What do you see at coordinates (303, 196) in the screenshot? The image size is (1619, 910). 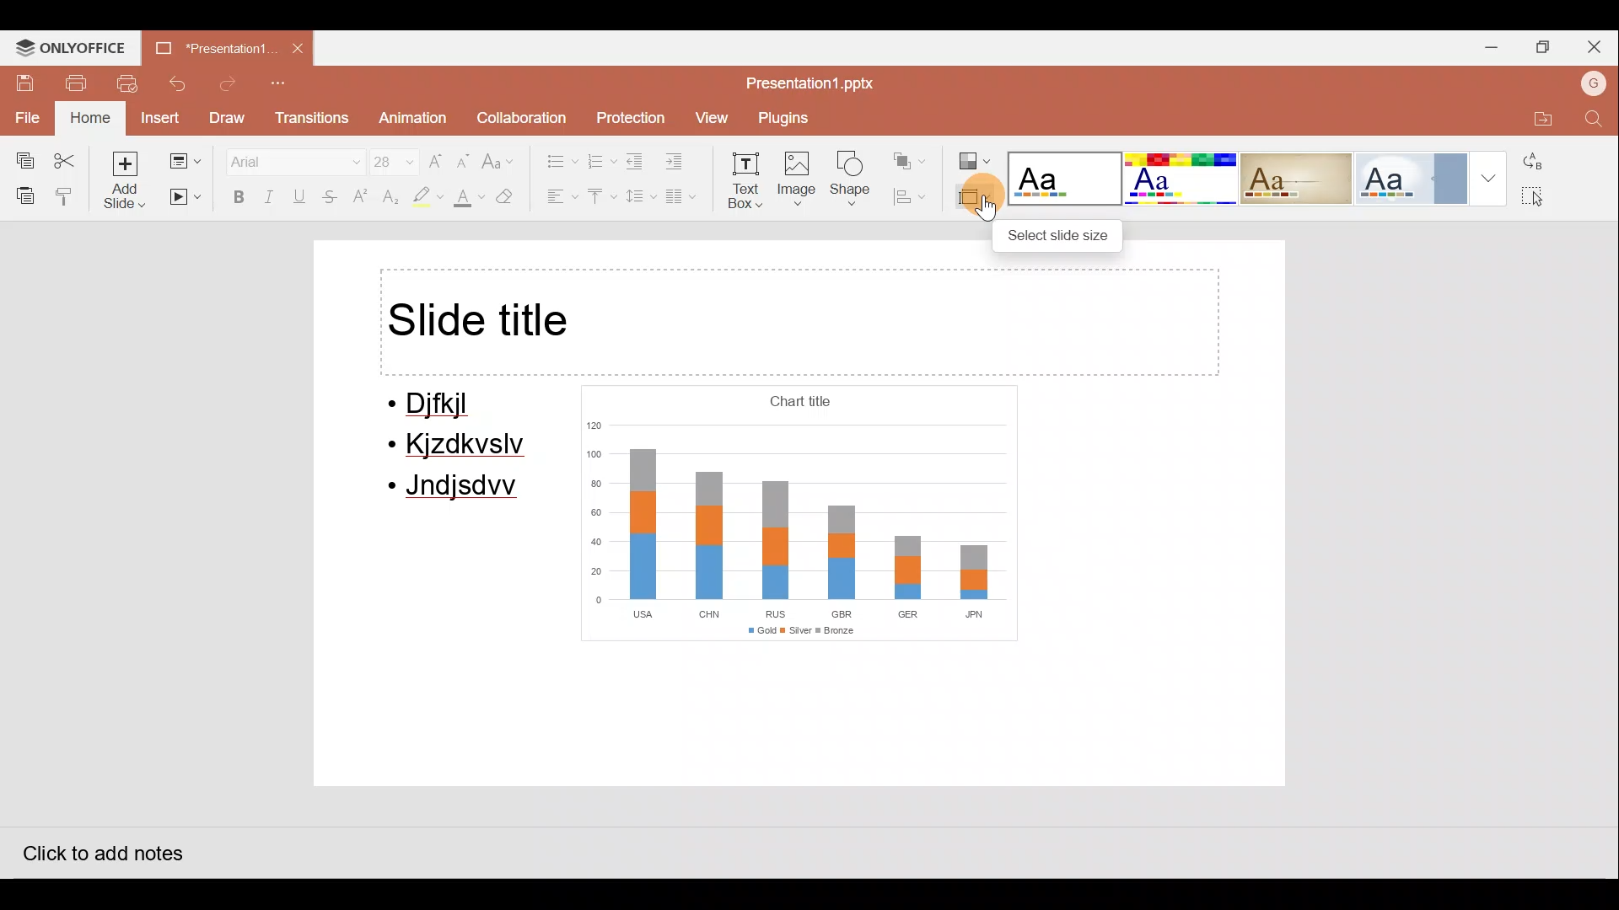 I see `Underline` at bounding box center [303, 196].